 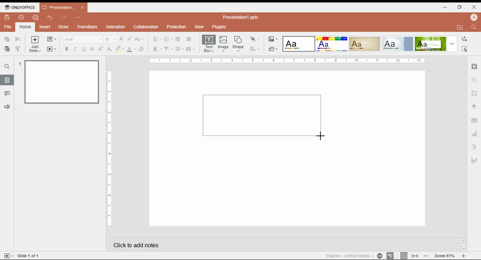 I want to click on language settings, so click(x=379, y=256).